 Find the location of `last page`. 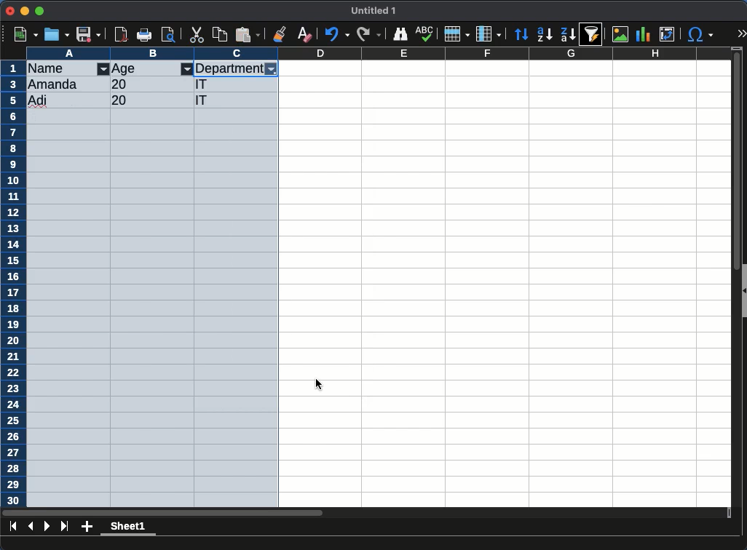

last page is located at coordinates (64, 527).